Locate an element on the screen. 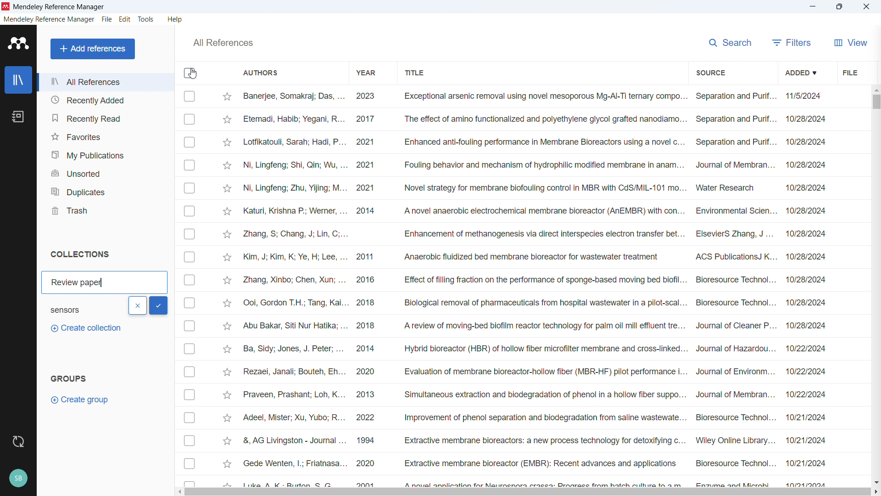 The image size is (881, 496). Select respective publication is located at coordinates (190, 463).